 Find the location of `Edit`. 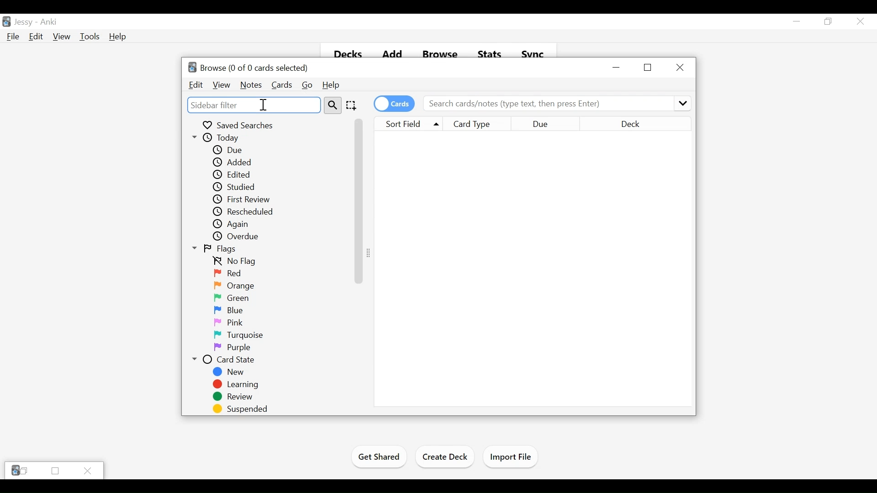

Edit is located at coordinates (196, 85).